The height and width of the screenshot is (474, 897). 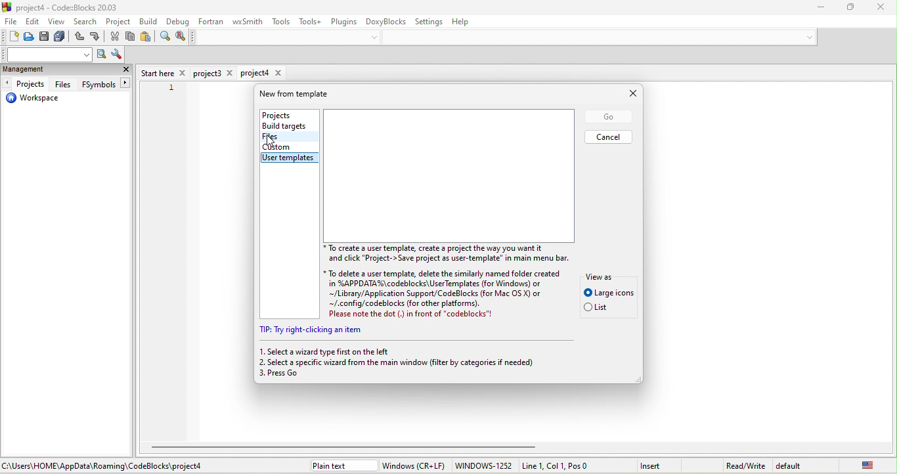 I want to click on select a specific wizard from the main window, so click(x=407, y=362).